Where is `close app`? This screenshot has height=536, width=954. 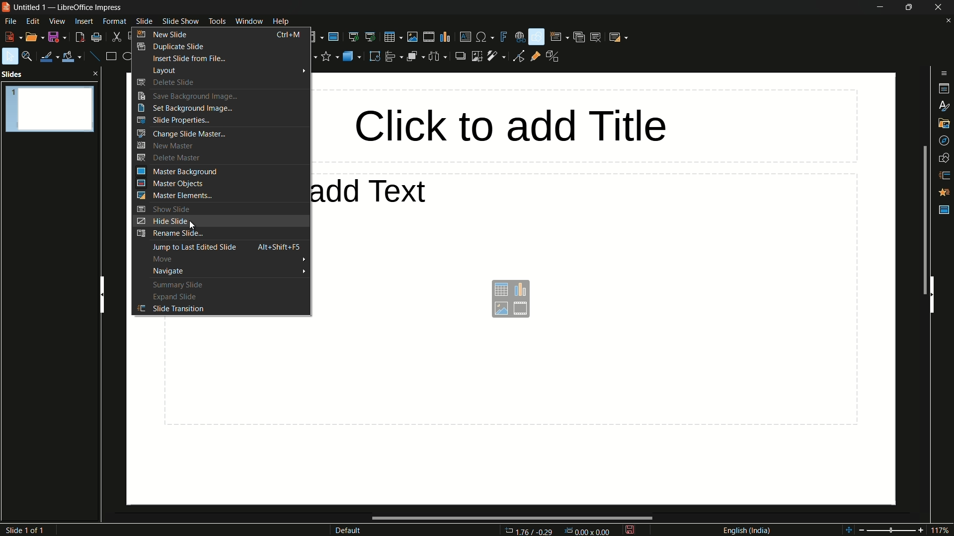
close app is located at coordinates (940, 6).